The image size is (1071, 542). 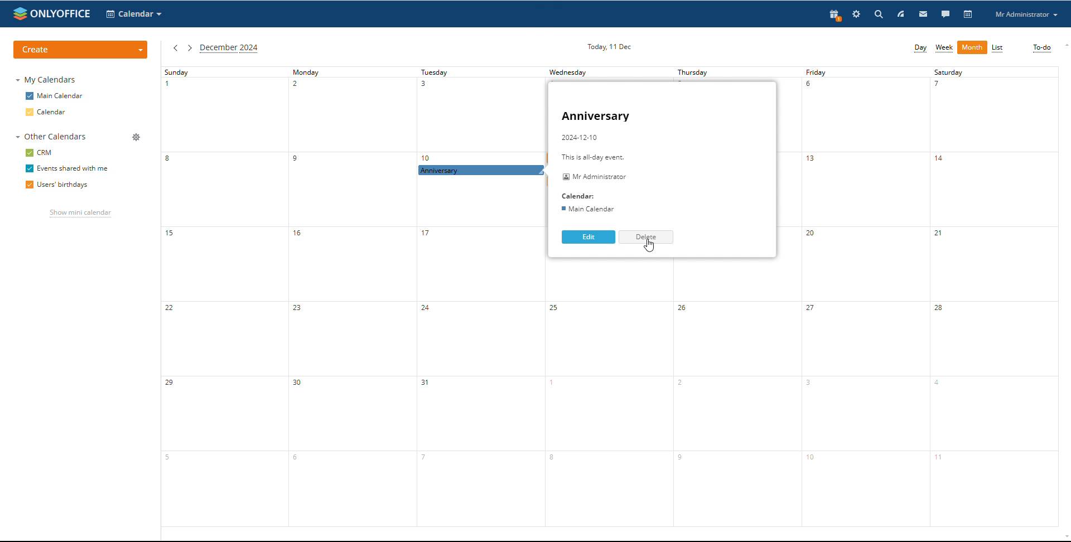 I want to click on mouse pointer, so click(x=647, y=245).